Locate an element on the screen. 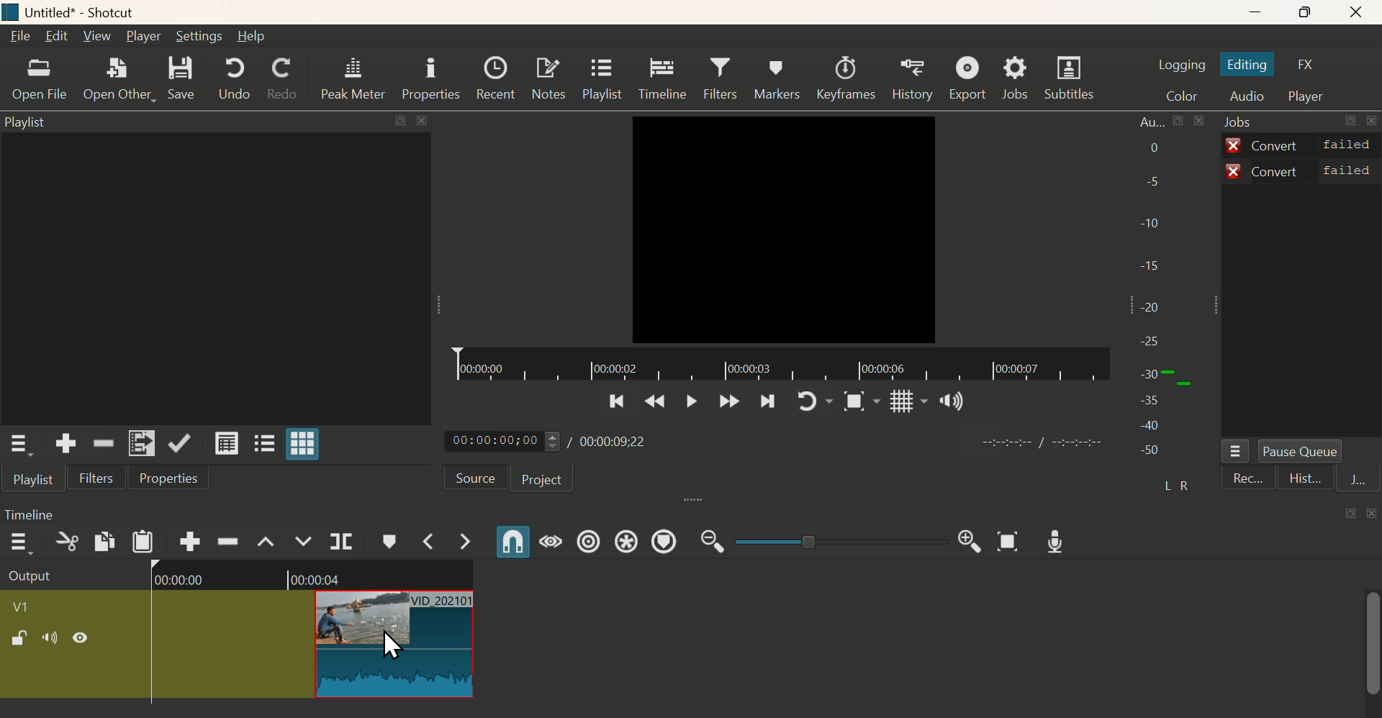 This screenshot has width=1382, height=718. Convert is located at coordinates (1301, 144).